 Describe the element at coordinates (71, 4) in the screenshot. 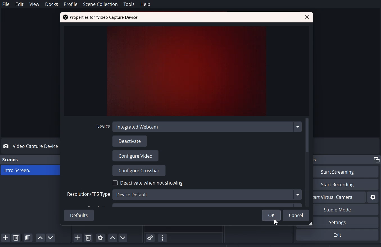

I see `Profile` at that location.